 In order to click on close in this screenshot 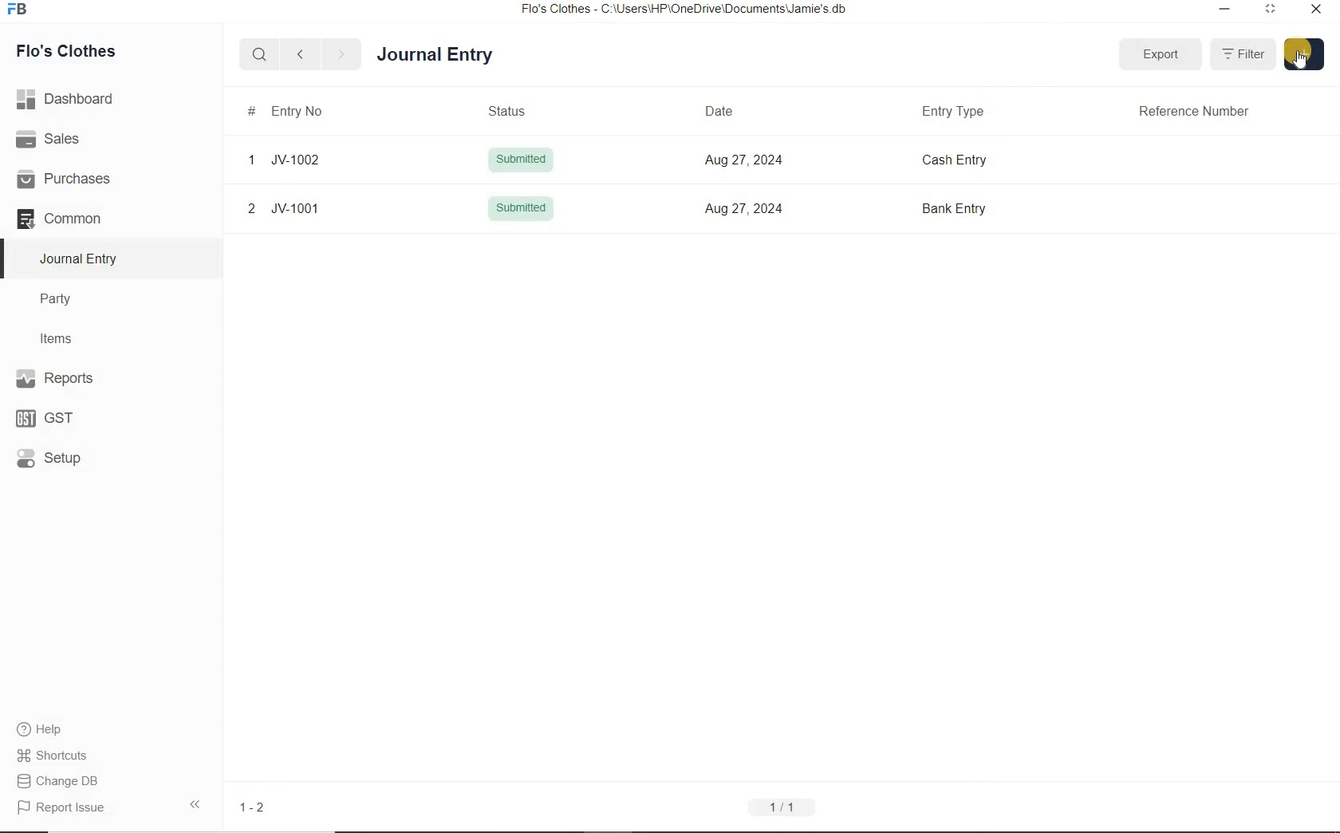, I will do `click(1315, 8)`.